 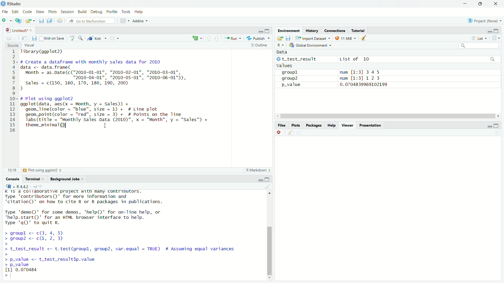 I want to click on R, so click(x=279, y=45).